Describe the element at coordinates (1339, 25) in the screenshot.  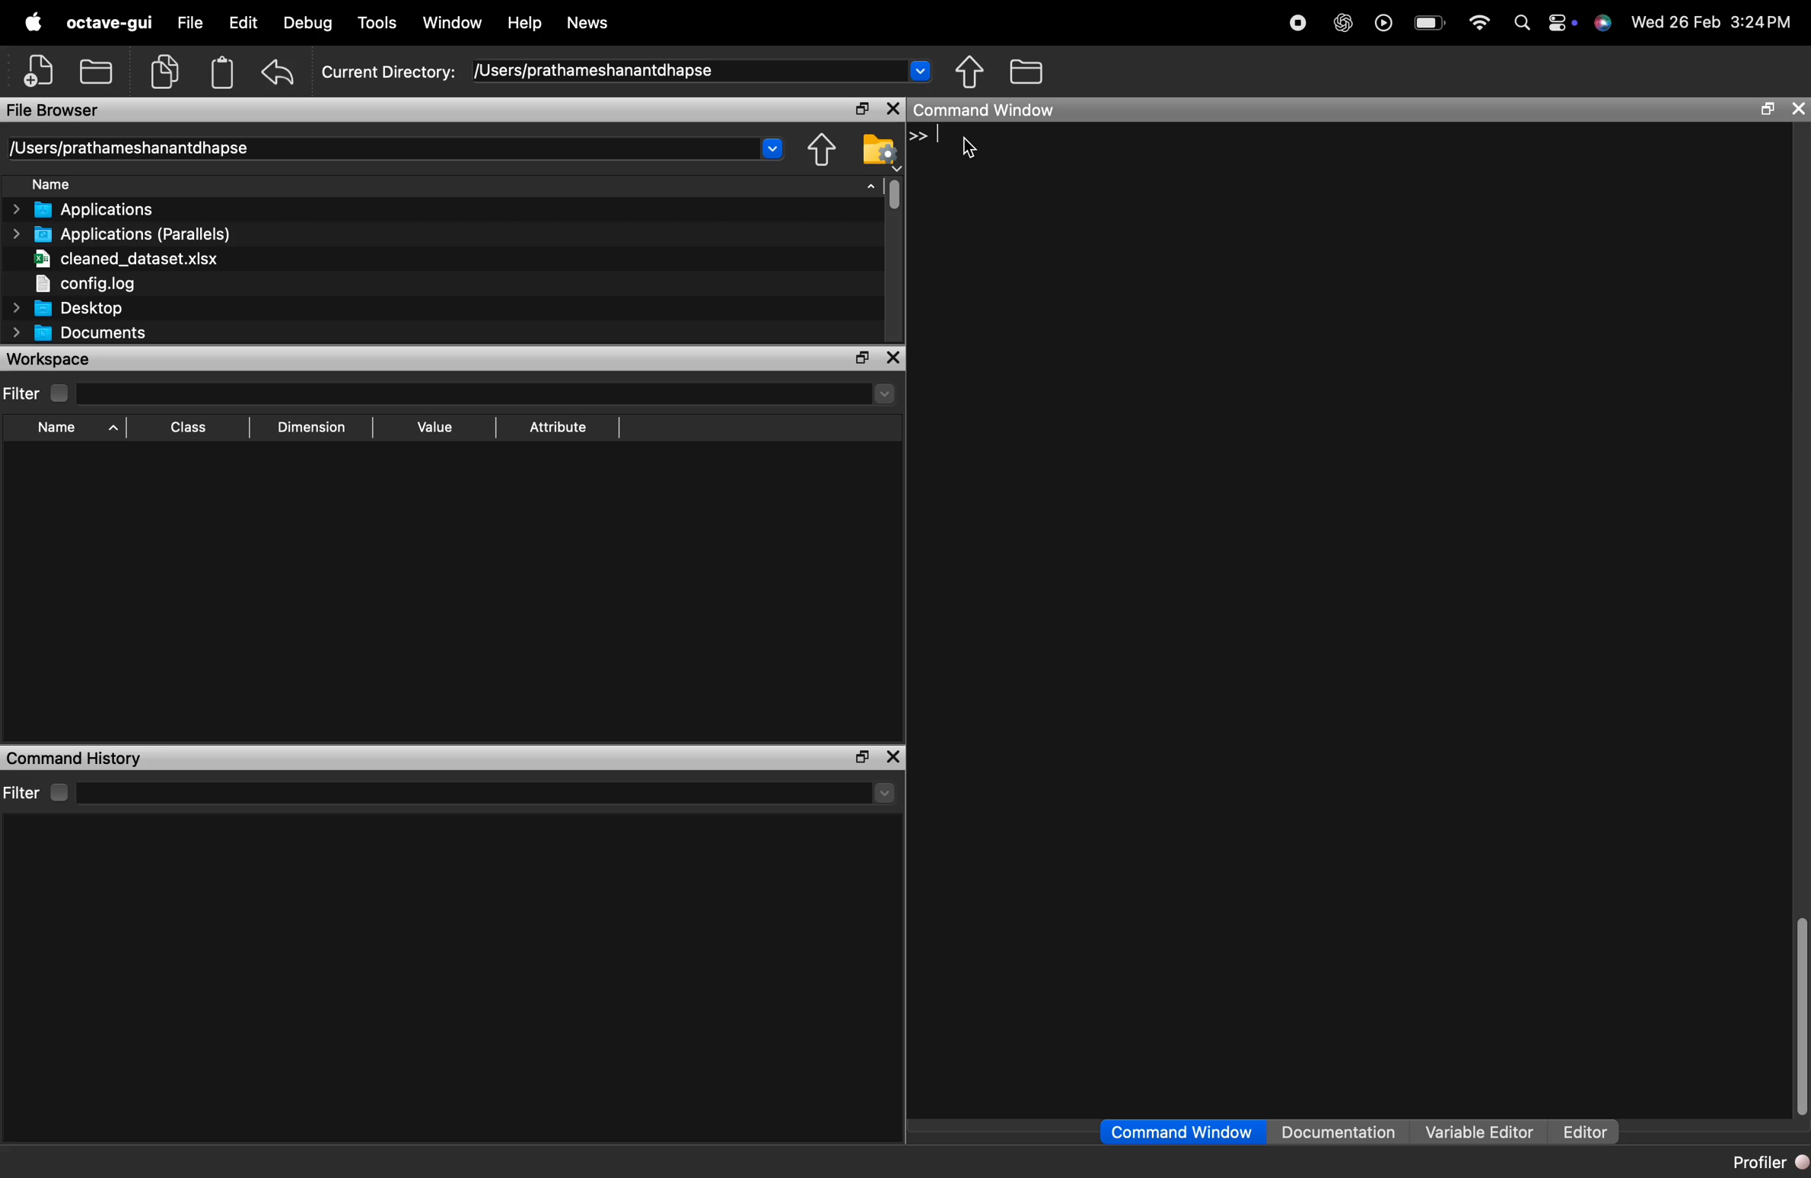
I see `chat GPT` at that location.